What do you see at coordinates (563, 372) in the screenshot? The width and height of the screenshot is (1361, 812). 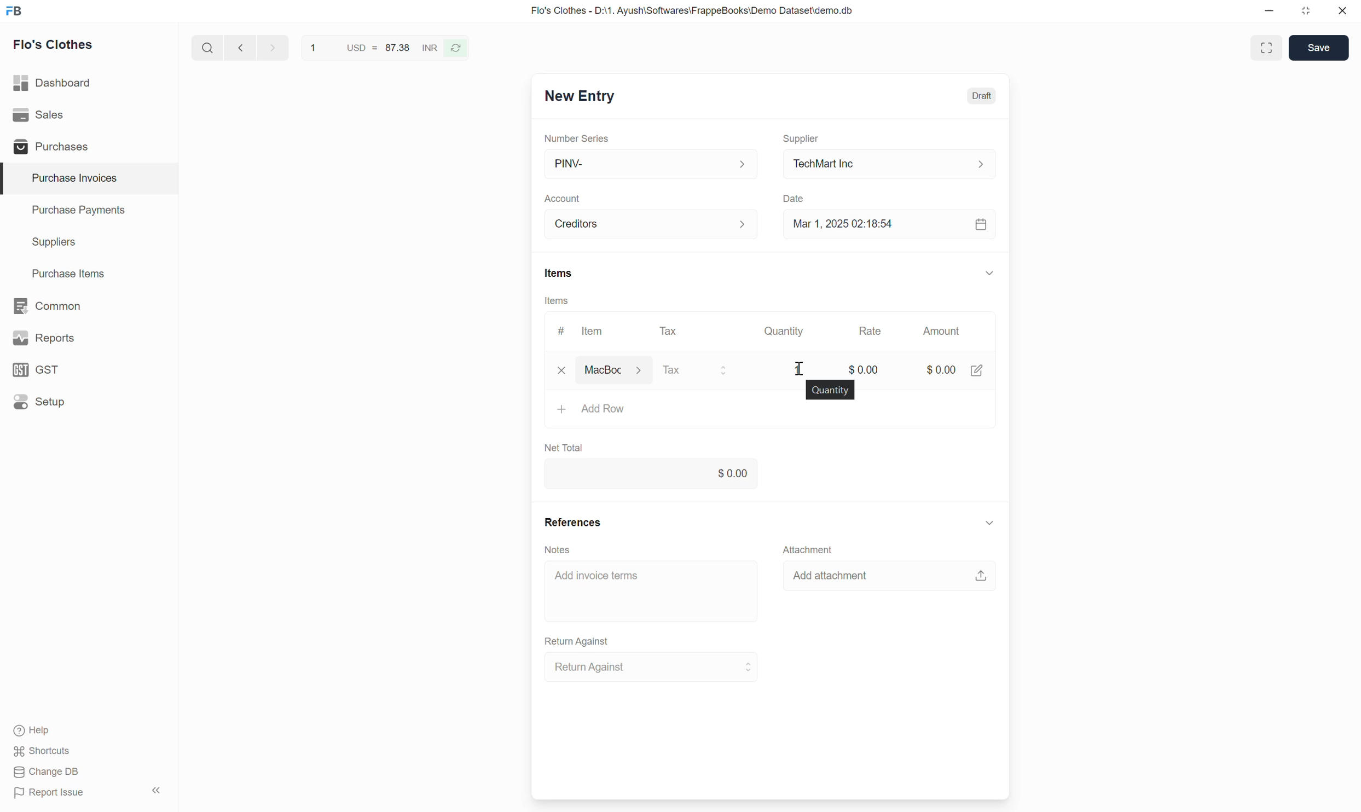 I see `clear/remove input` at bounding box center [563, 372].